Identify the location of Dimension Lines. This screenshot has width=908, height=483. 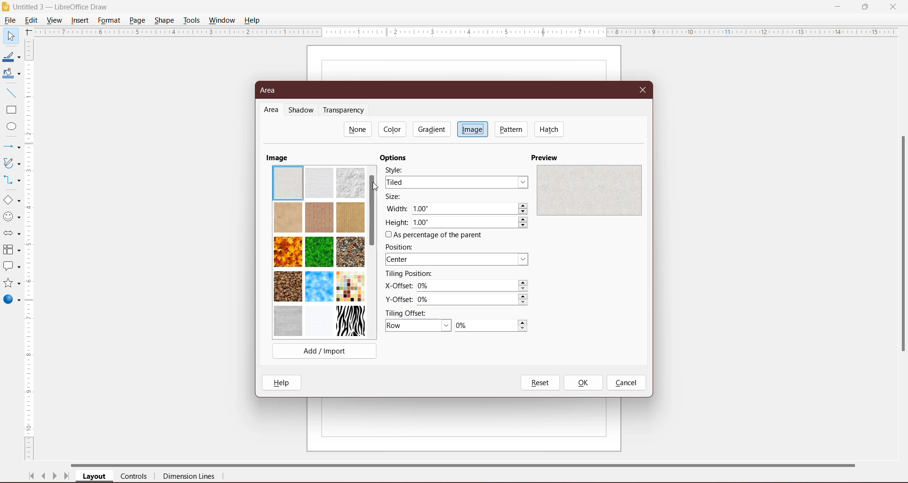
(190, 477).